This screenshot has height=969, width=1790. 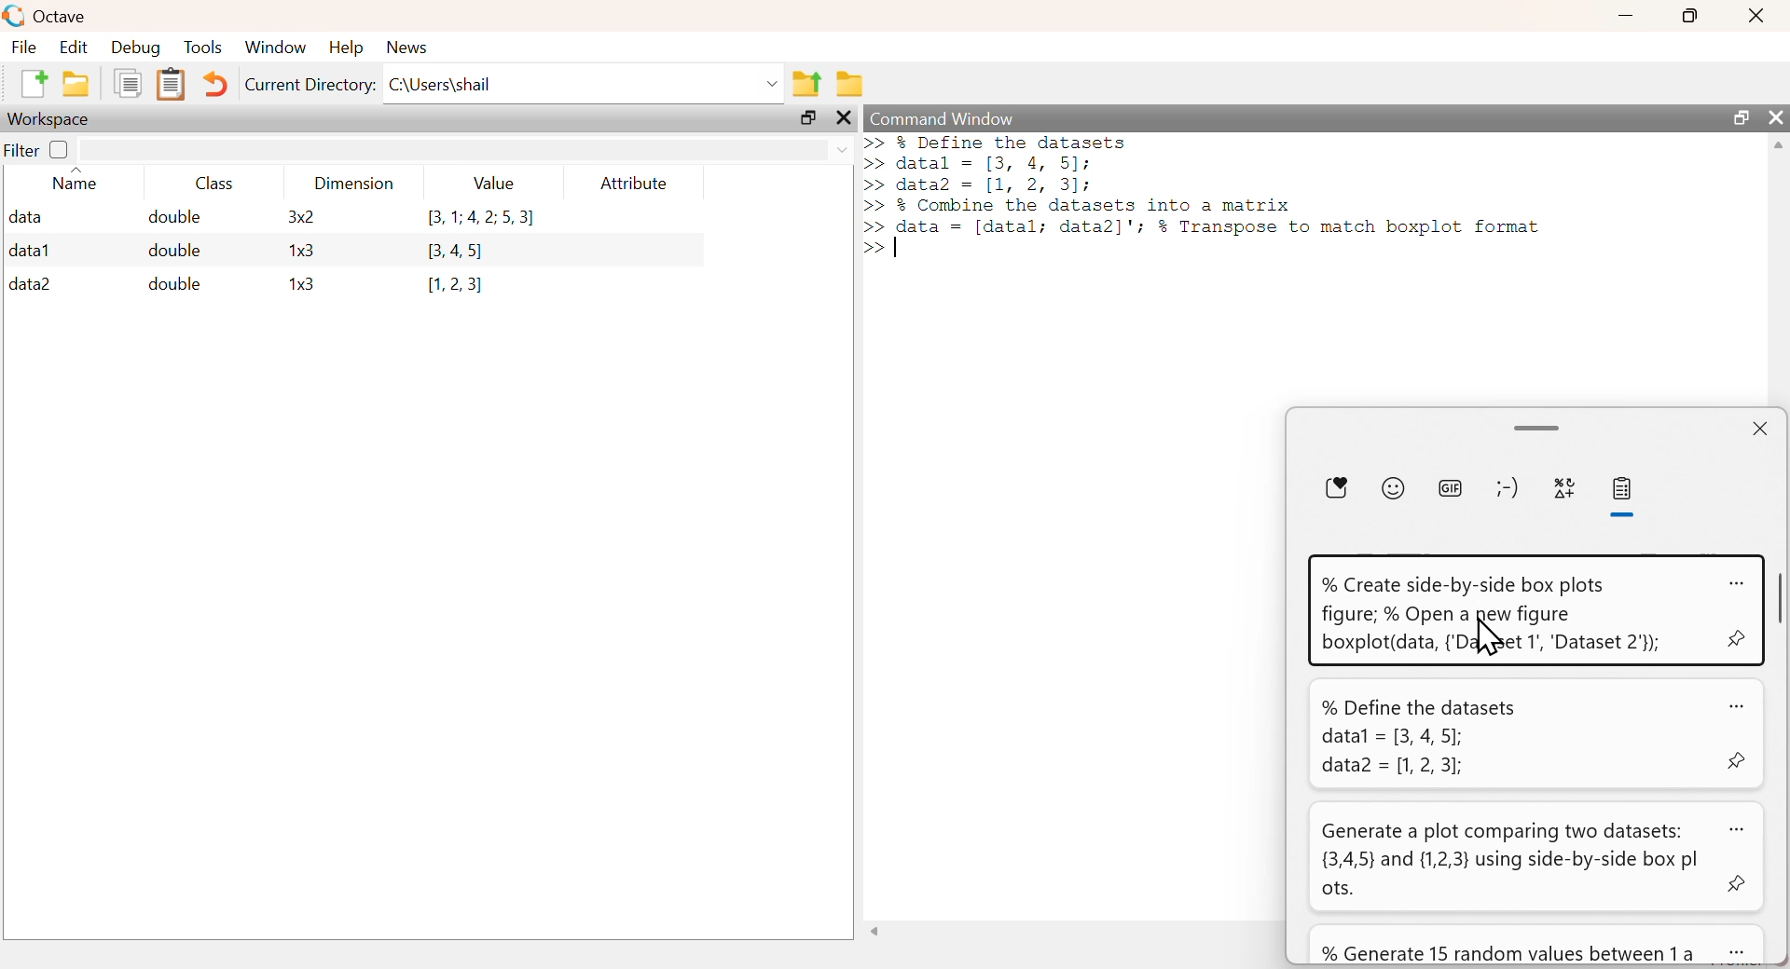 What do you see at coordinates (311, 86) in the screenshot?
I see `Current Directory:` at bounding box center [311, 86].